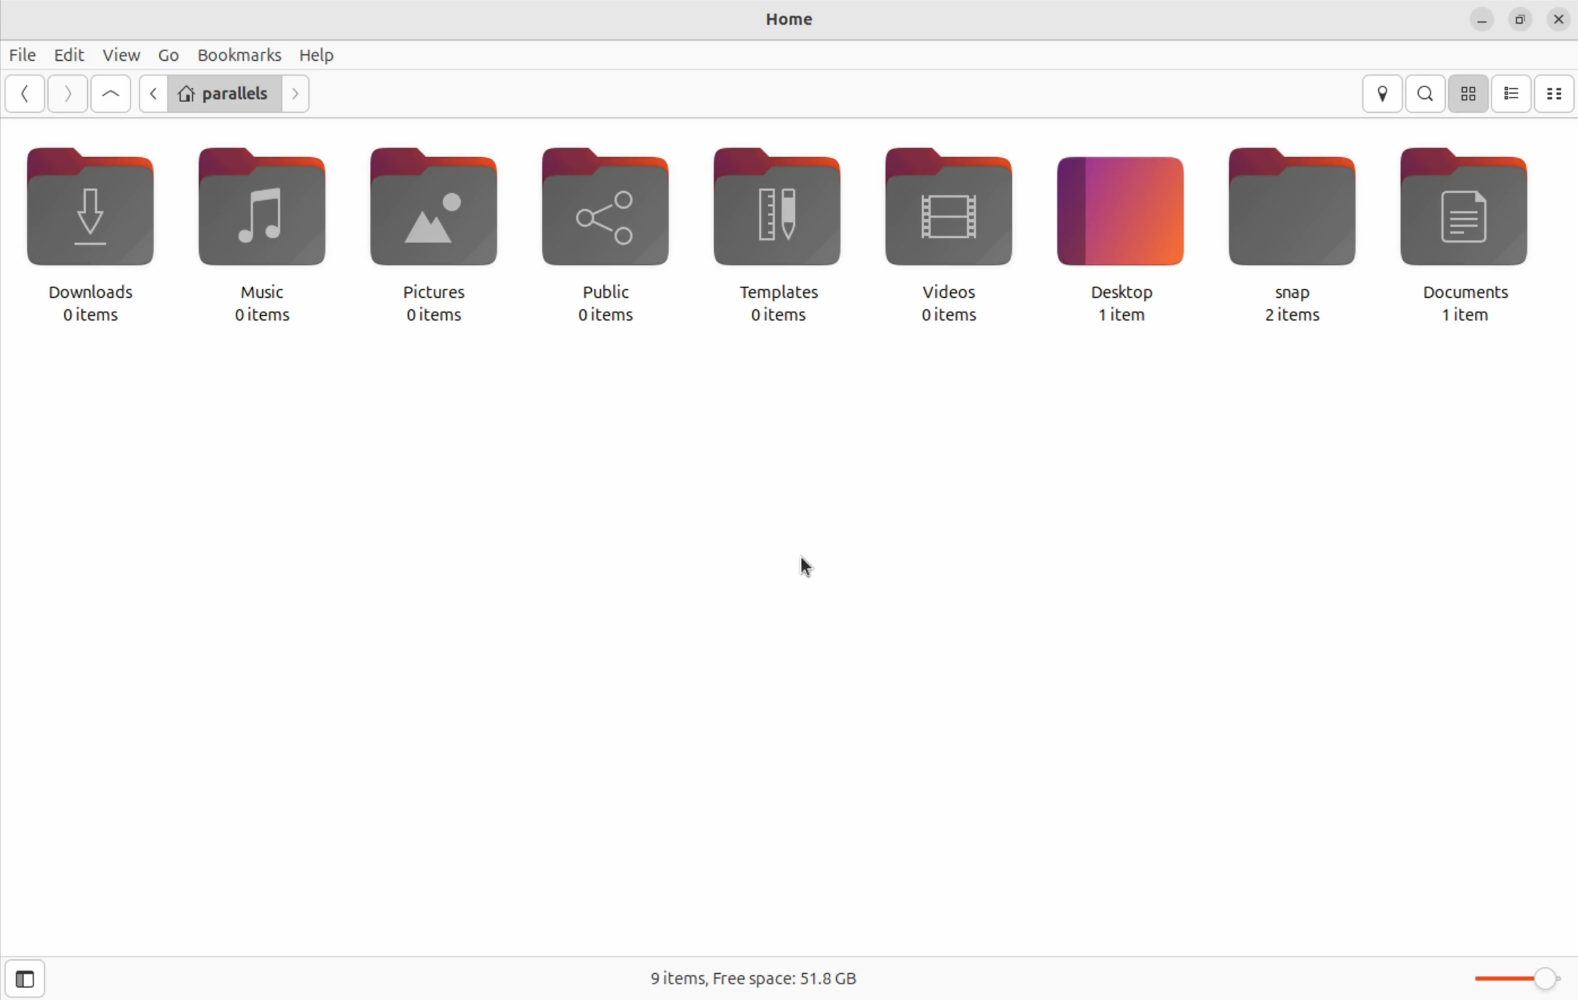  I want to click on snap, so click(1292, 223).